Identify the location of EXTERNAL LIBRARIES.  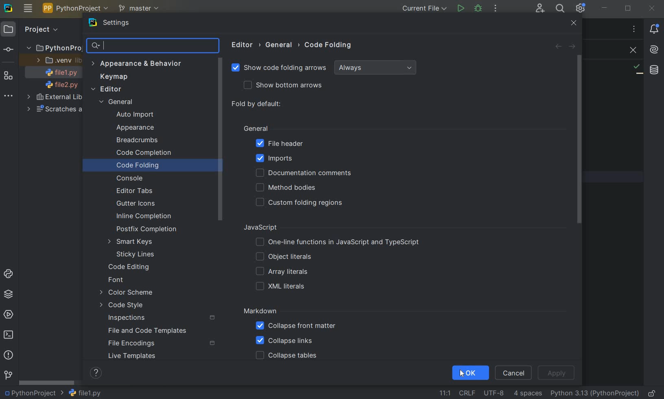
(55, 98).